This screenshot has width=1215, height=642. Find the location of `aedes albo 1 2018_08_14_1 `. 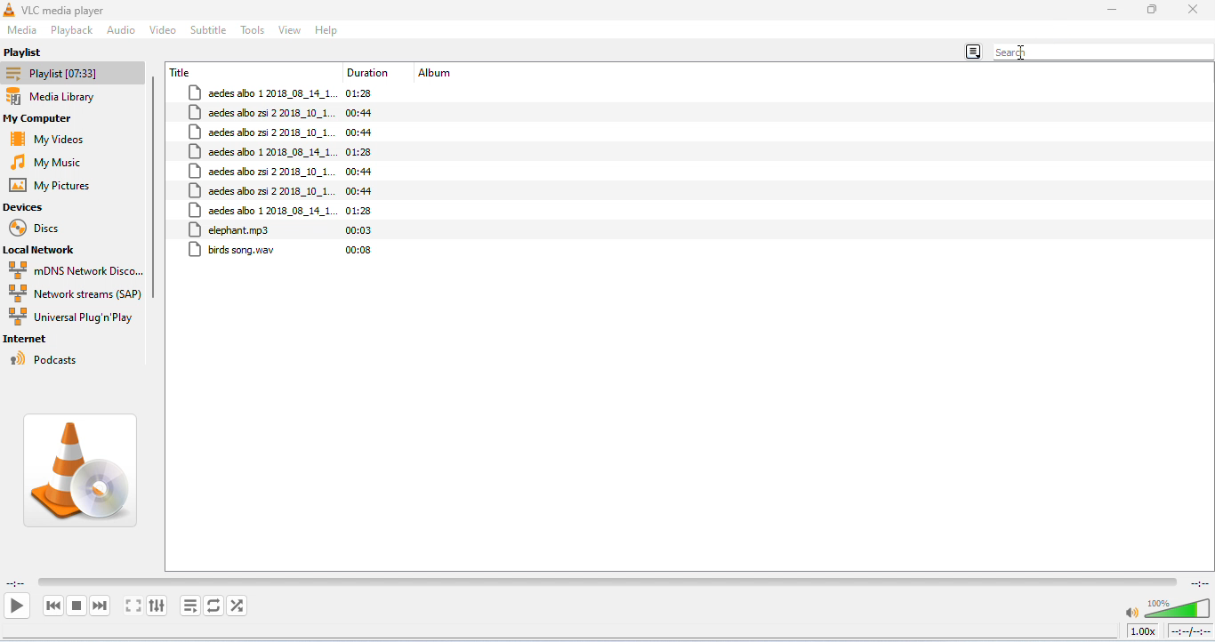

aedes albo 1 2018_08_14_1  is located at coordinates (262, 151).